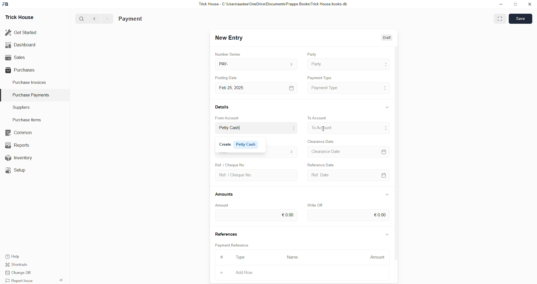 Image resolution: width=537 pixels, height=284 pixels. I want to click on Amount, so click(377, 256).